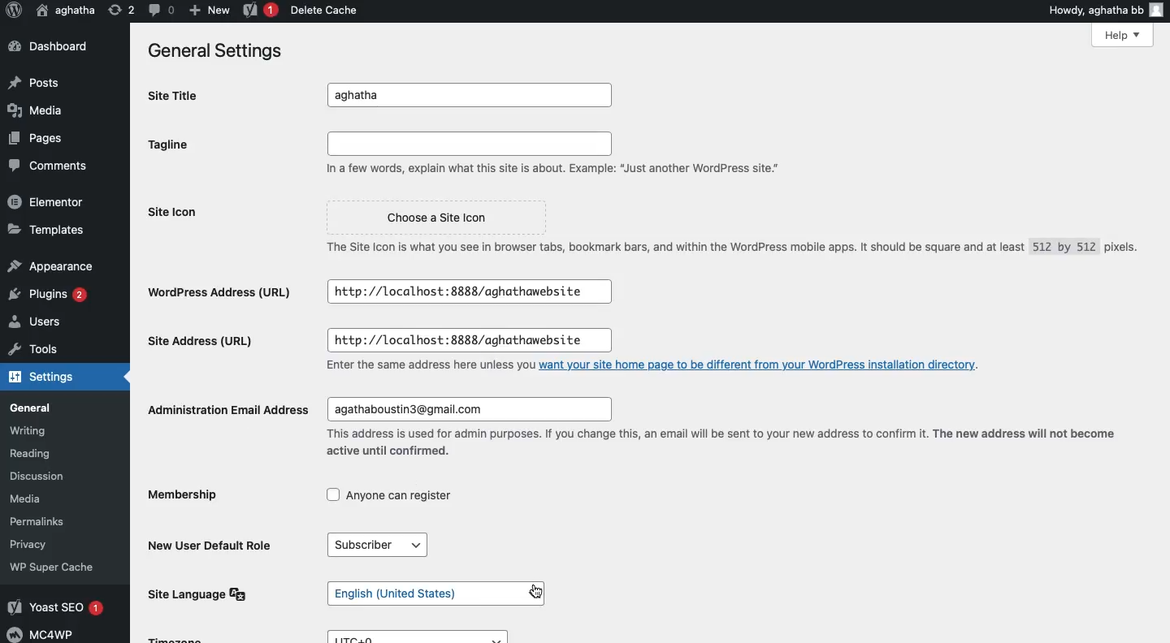  Describe the element at coordinates (49, 521) in the screenshot. I see `Permalinks` at that location.